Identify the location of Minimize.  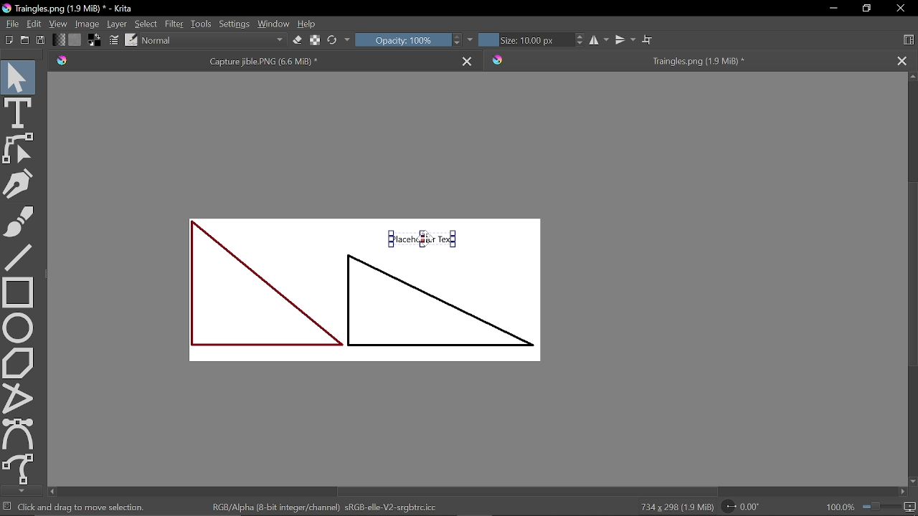
(835, 8).